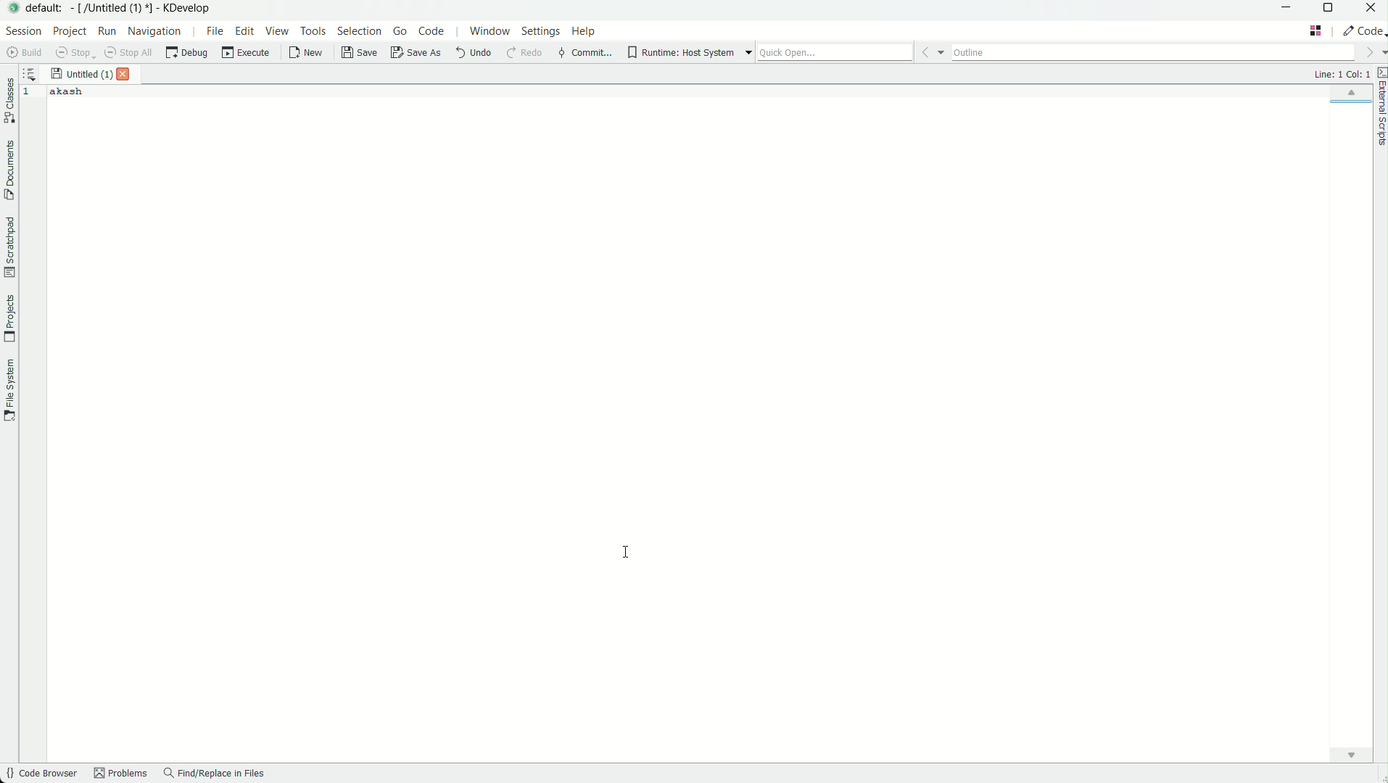 This screenshot has height=783, width=1388. I want to click on code menu, so click(432, 31).